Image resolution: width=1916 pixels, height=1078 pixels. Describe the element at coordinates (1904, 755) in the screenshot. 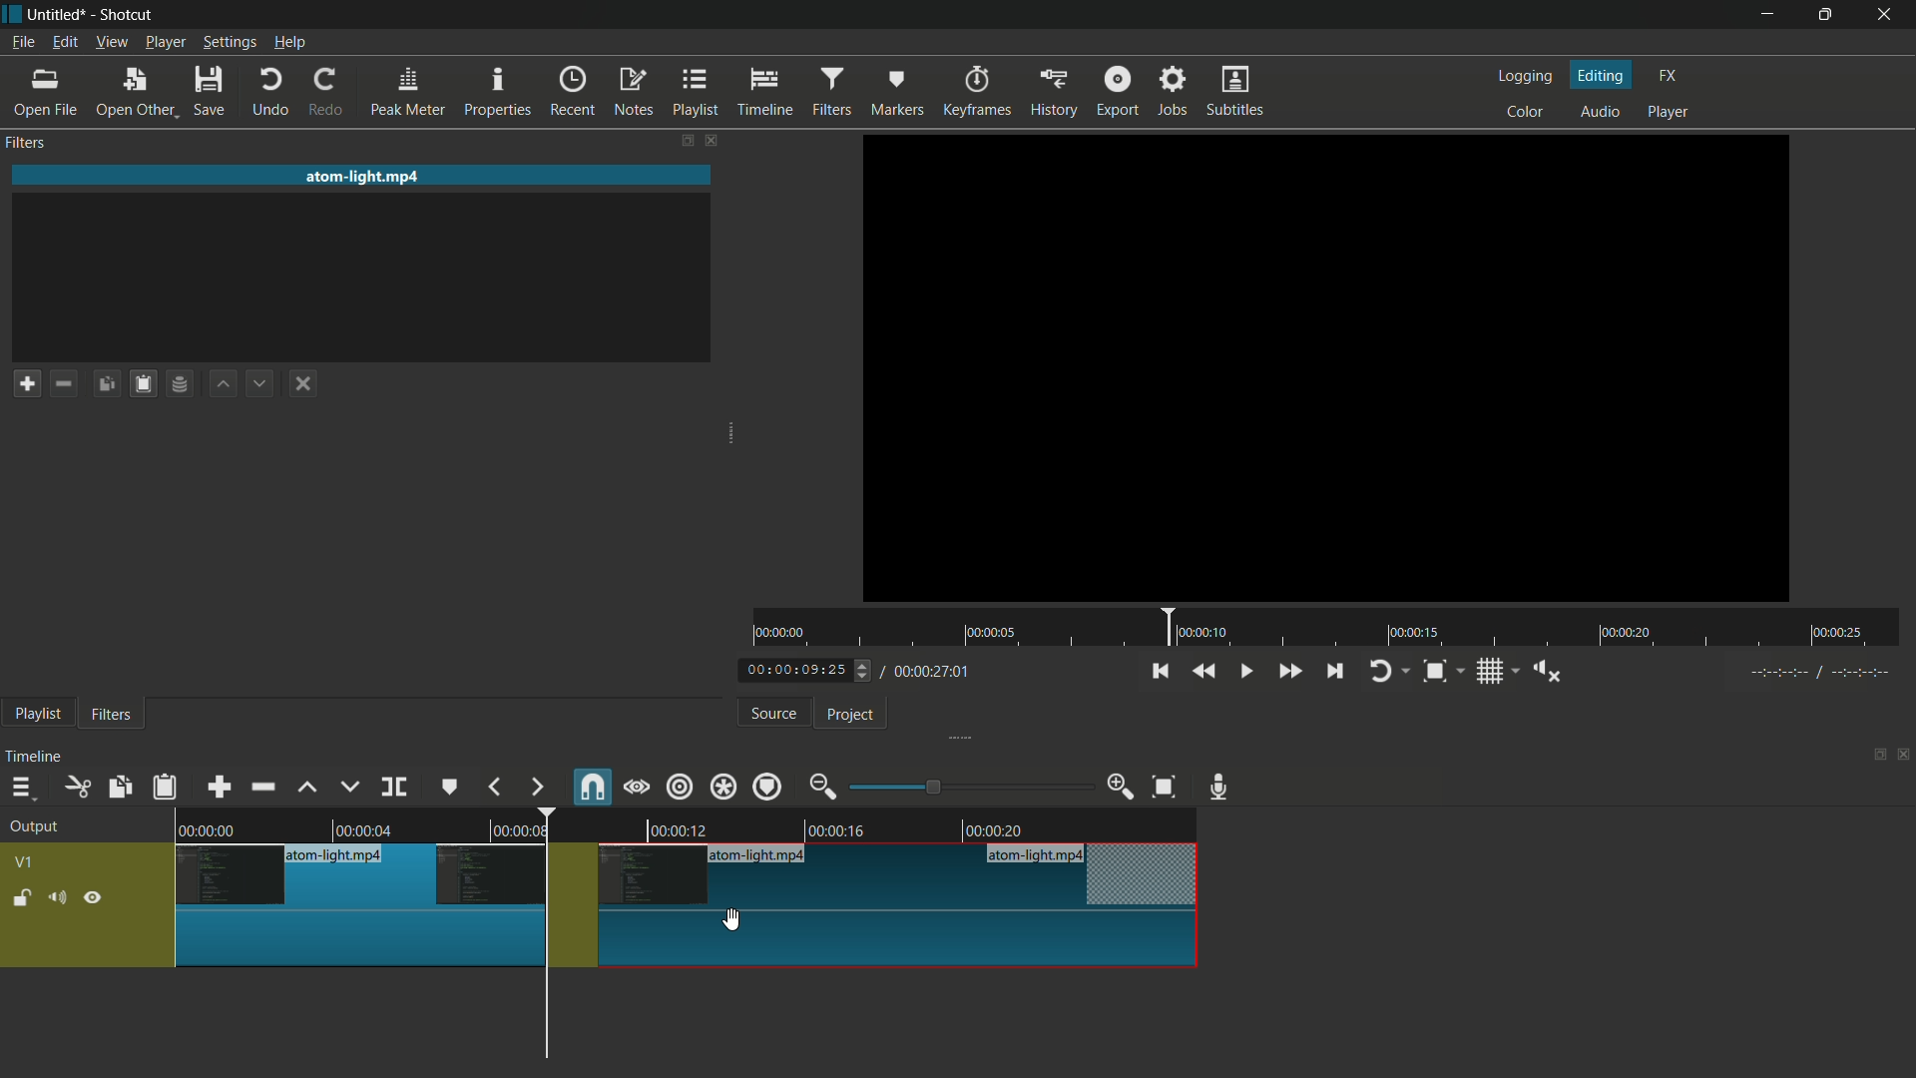

I see `close timeline` at that location.